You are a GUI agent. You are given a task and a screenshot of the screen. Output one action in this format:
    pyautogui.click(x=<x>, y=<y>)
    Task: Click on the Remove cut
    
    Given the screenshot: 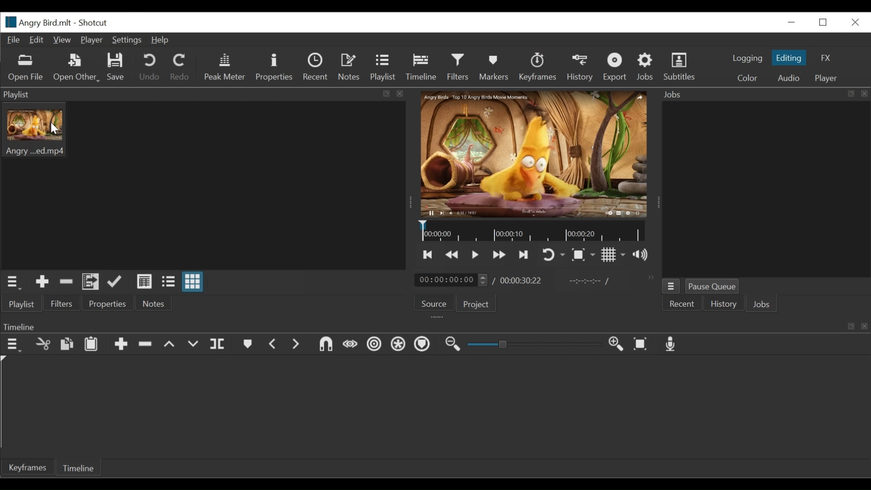 What is the action you would take?
    pyautogui.click(x=43, y=345)
    